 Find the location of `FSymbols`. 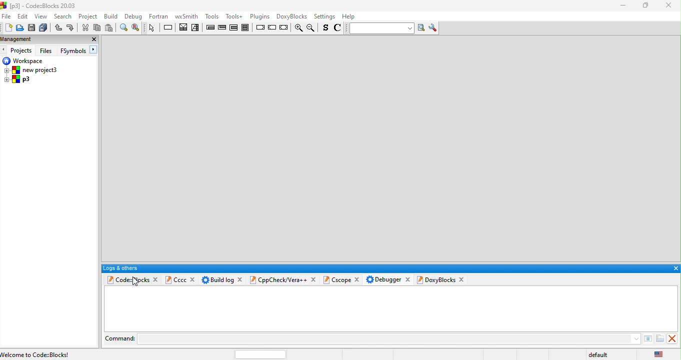

FSymbols is located at coordinates (73, 51).